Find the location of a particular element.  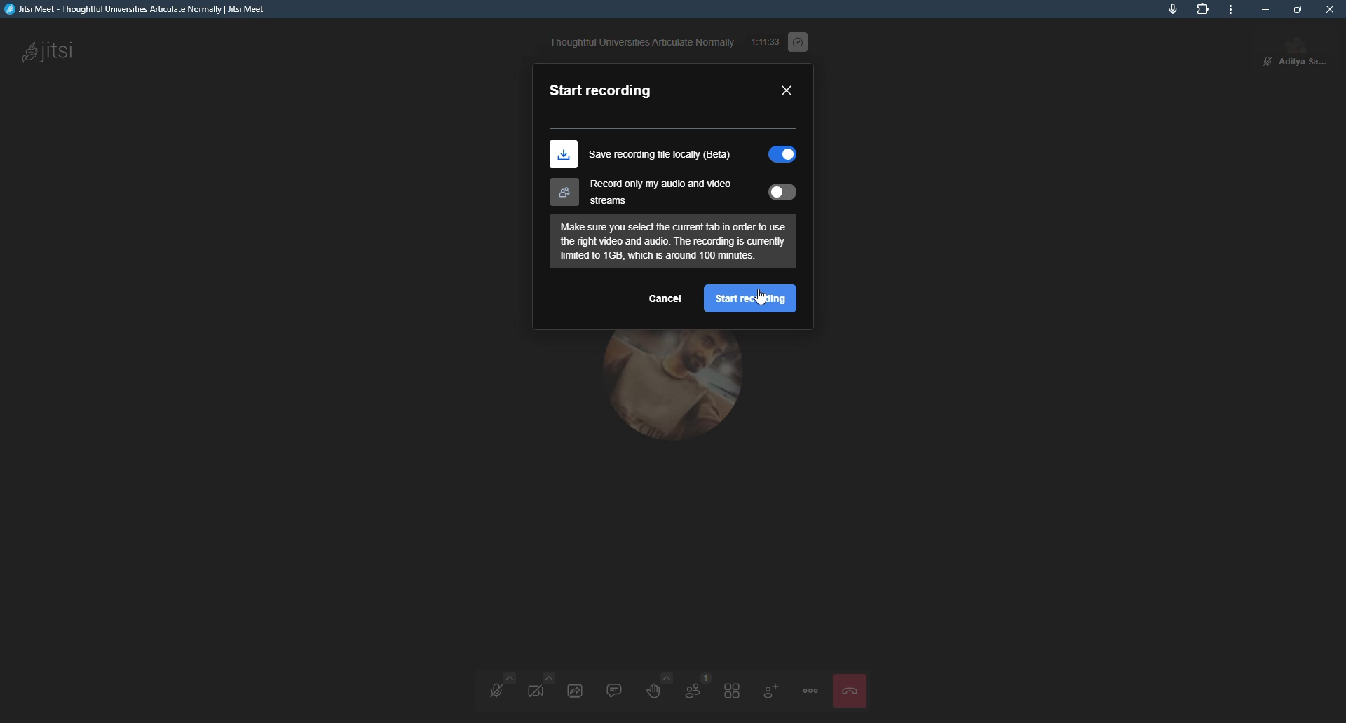

mic is located at coordinates (1171, 9).